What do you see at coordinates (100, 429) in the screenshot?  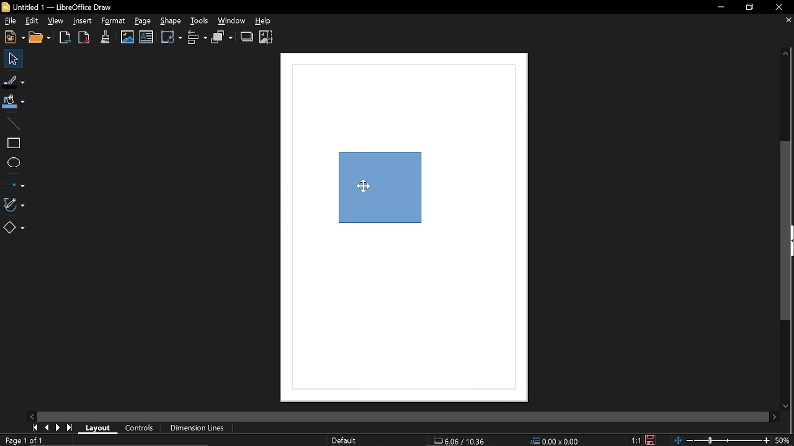 I see `Layout` at bounding box center [100, 429].